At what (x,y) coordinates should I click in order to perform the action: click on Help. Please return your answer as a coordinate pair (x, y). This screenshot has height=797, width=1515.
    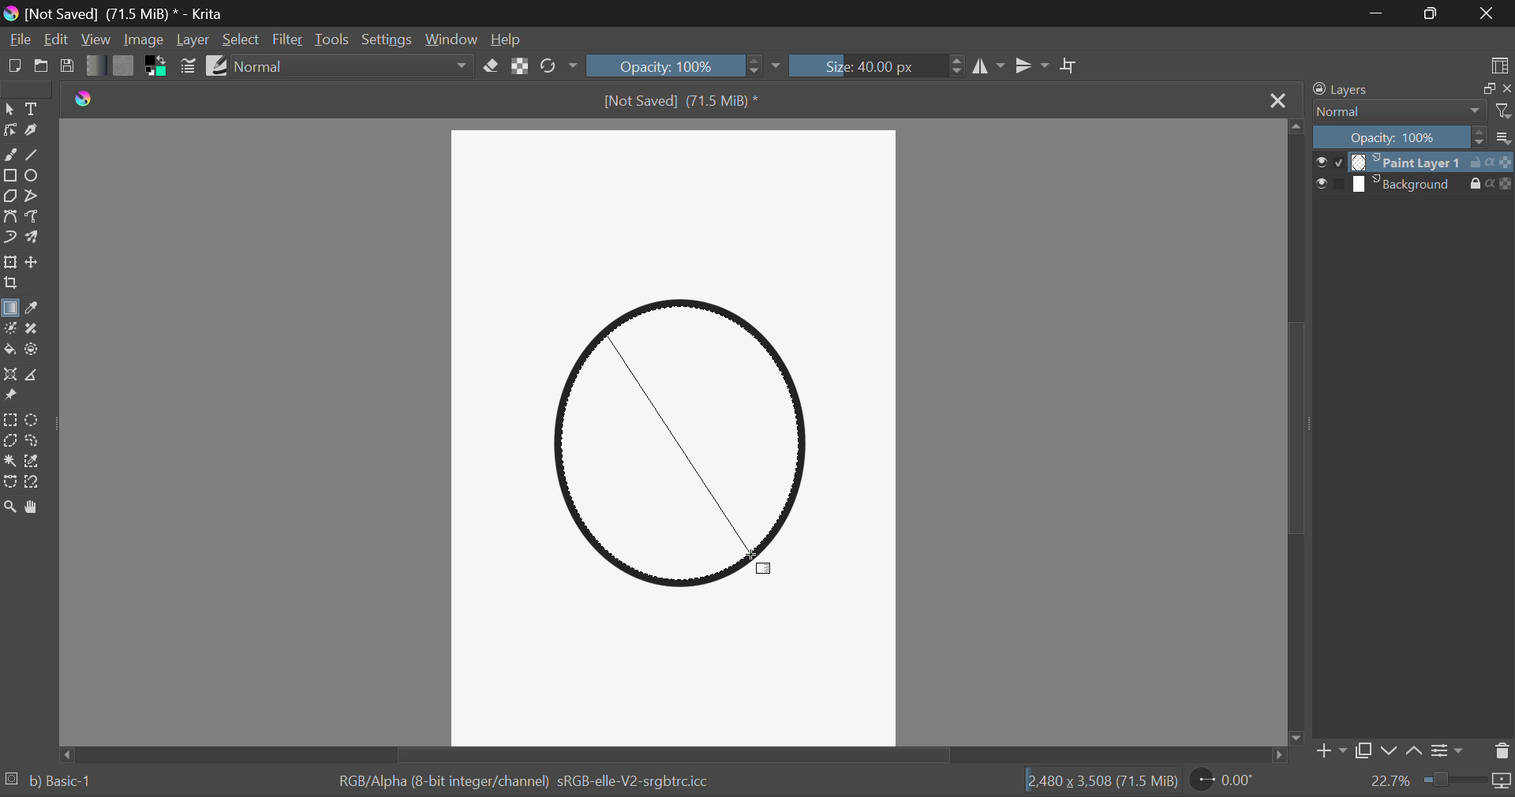
    Looking at the image, I should click on (510, 39).